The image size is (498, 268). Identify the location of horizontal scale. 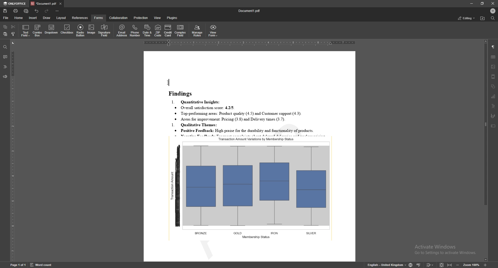
(250, 44).